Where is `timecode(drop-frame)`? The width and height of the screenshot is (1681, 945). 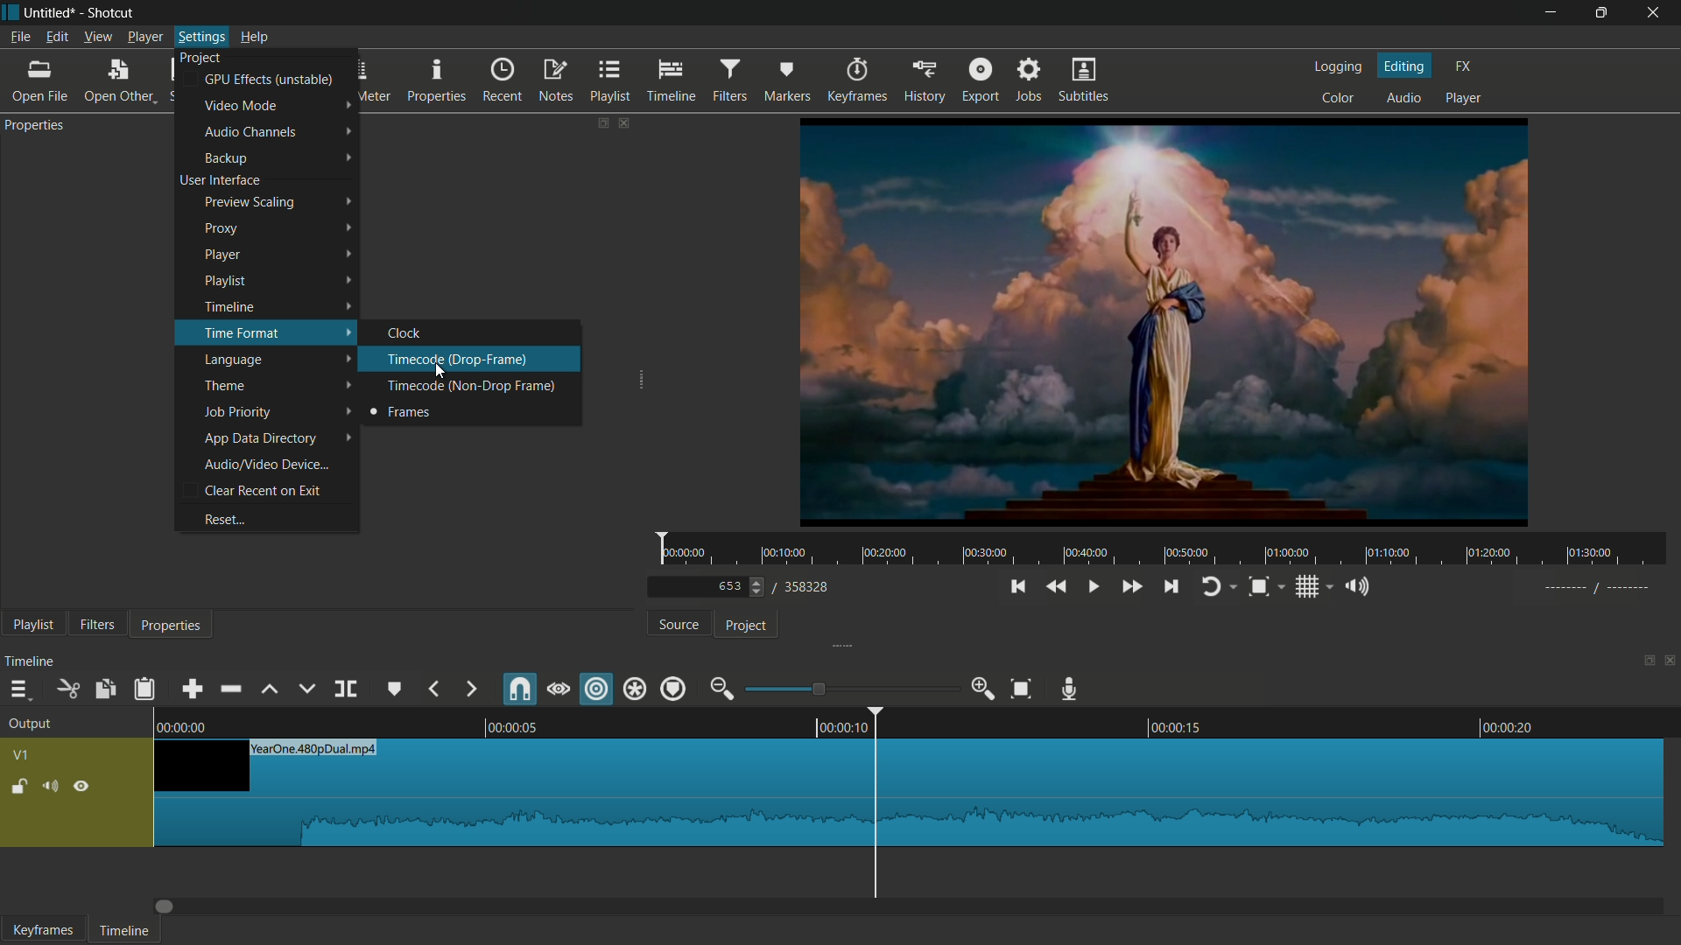 timecode(drop-frame) is located at coordinates (460, 360).